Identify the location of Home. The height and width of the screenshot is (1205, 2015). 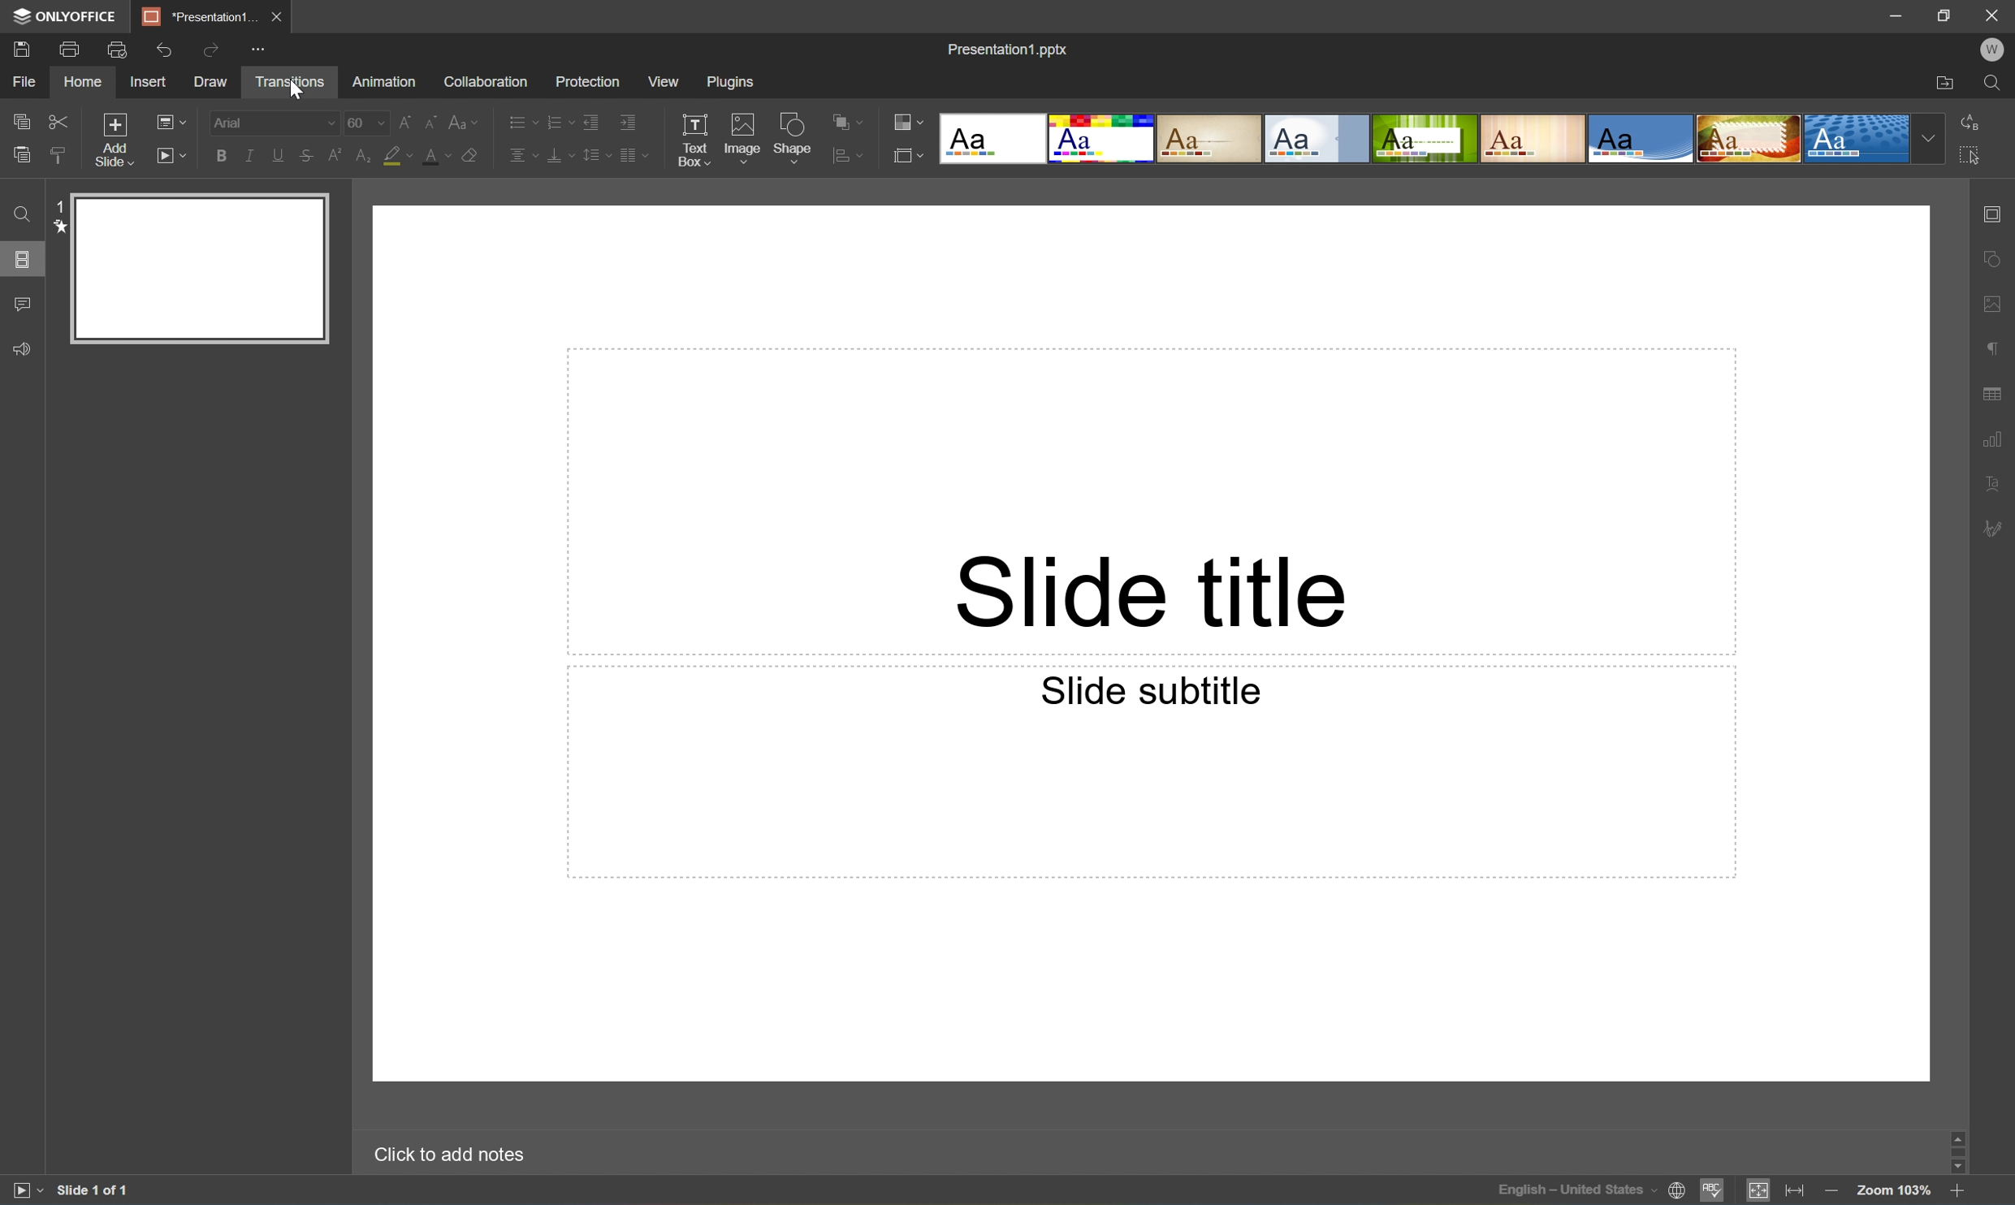
(86, 83).